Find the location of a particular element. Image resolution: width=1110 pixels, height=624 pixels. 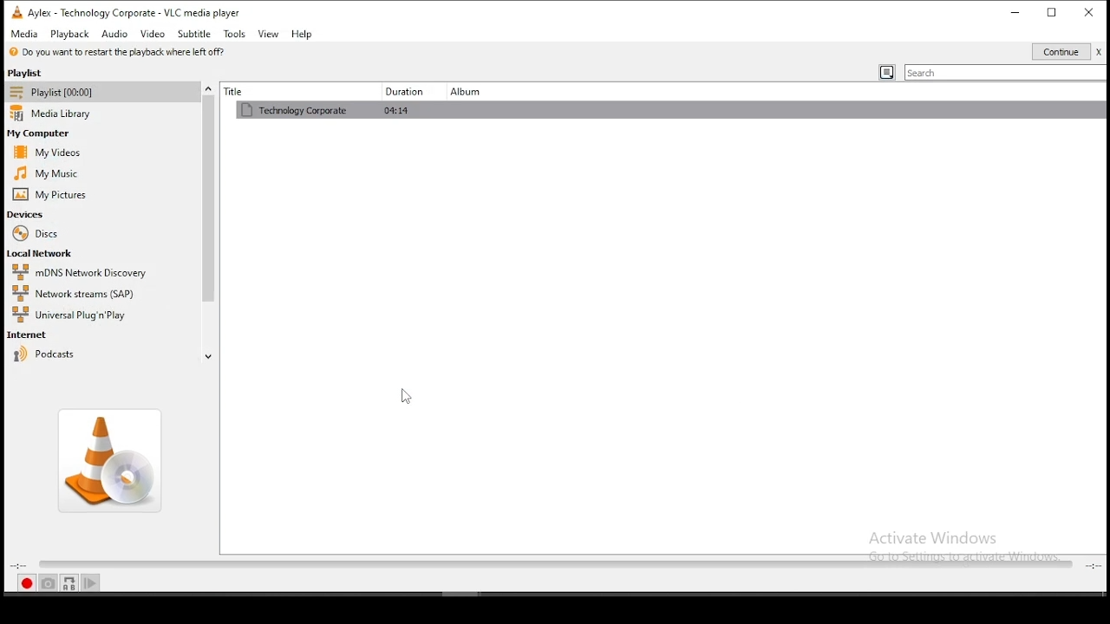

my videos is located at coordinates (50, 152).